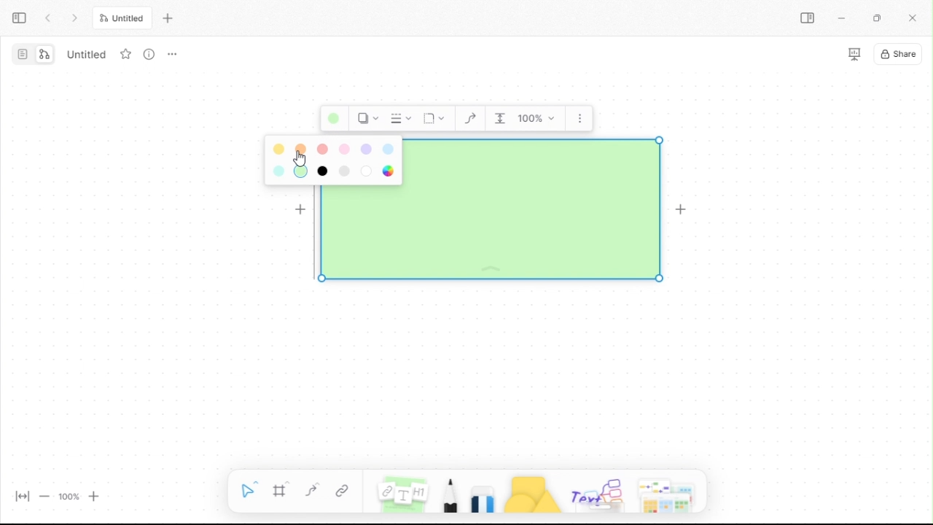 Image resolution: width=933 pixels, height=525 pixels. What do you see at coordinates (809, 19) in the screenshot?
I see `sidebar` at bounding box center [809, 19].